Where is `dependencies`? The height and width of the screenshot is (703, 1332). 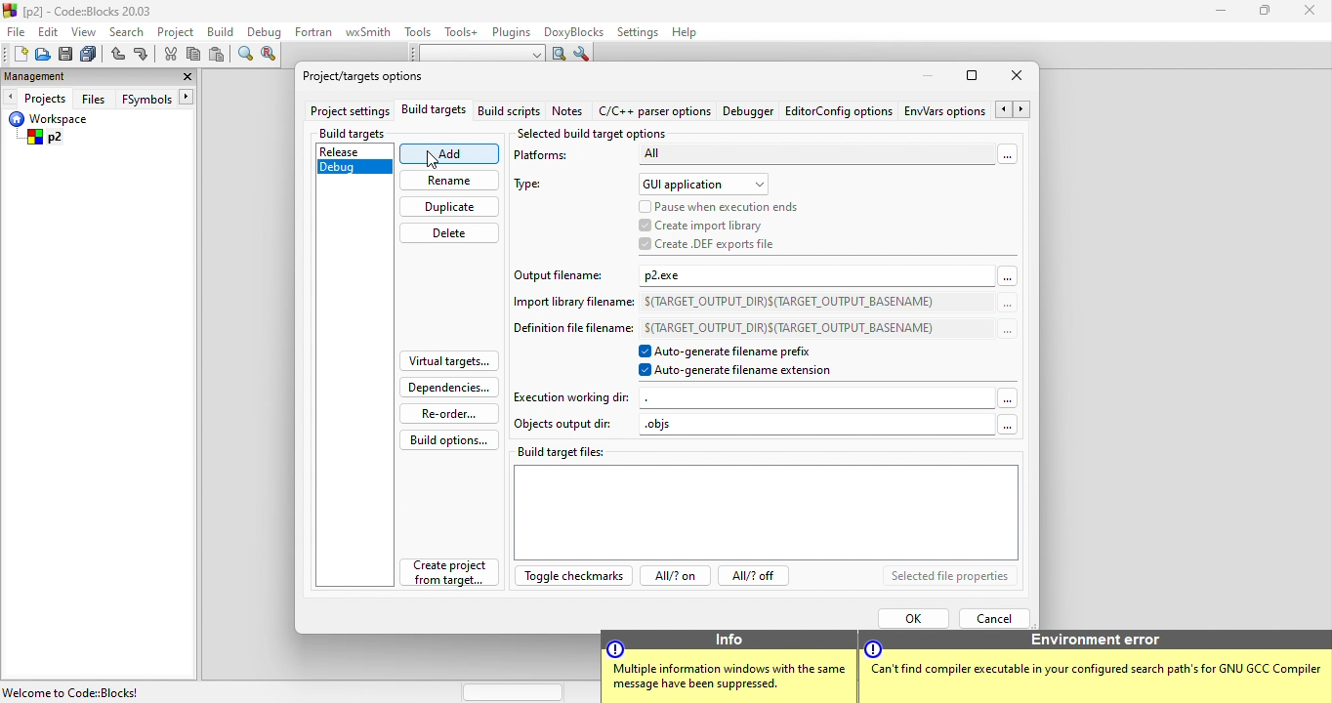
dependencies is located at coordinates (449, 386).